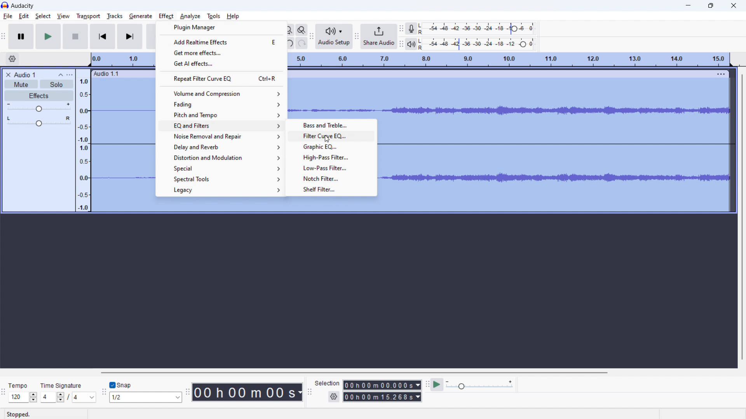  Describe the element at coordinates (63, 16) in the screenshot. I see `view` at that location.